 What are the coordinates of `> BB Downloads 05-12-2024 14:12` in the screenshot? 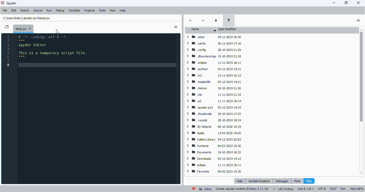 It's located at (213, 158).